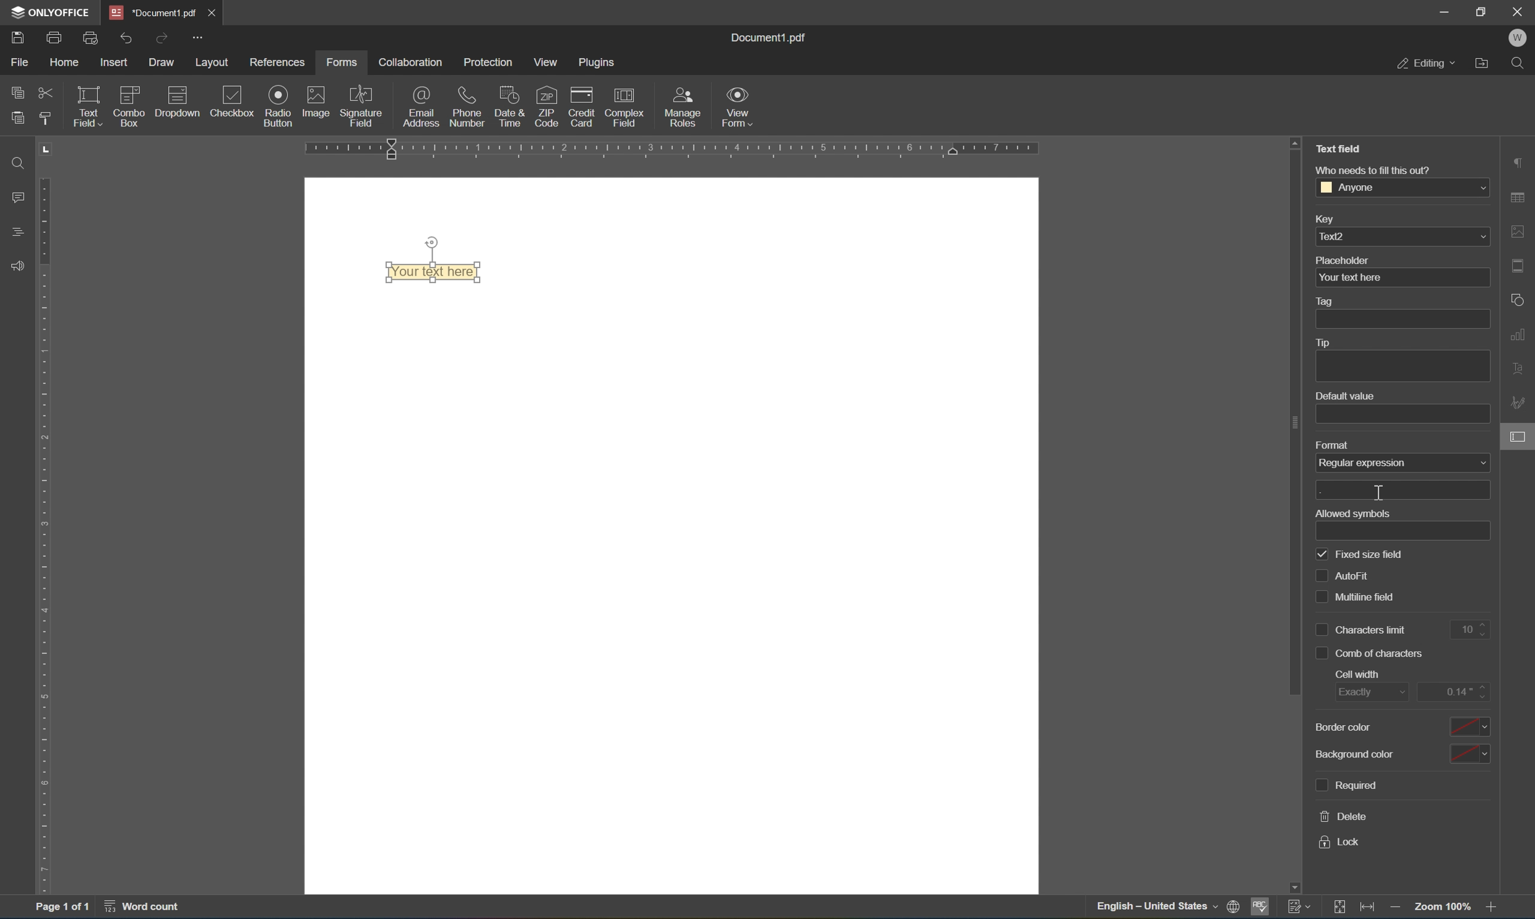  Describe the element at coordinates (14, 92) in the screenshot. I see `copy` at that location.